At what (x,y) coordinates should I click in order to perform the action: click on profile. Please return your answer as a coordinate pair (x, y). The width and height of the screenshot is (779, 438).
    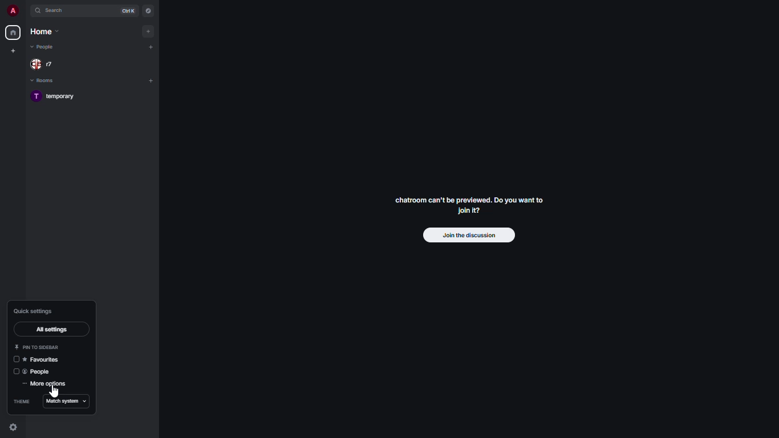
    Looking at the image, I should click on (13, 11).